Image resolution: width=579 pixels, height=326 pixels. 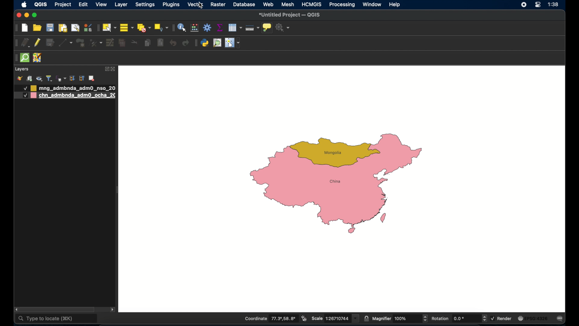 What do you see at coordinates (25, 95) in the screenshot?
I see `` at bounding box center [25, 95].